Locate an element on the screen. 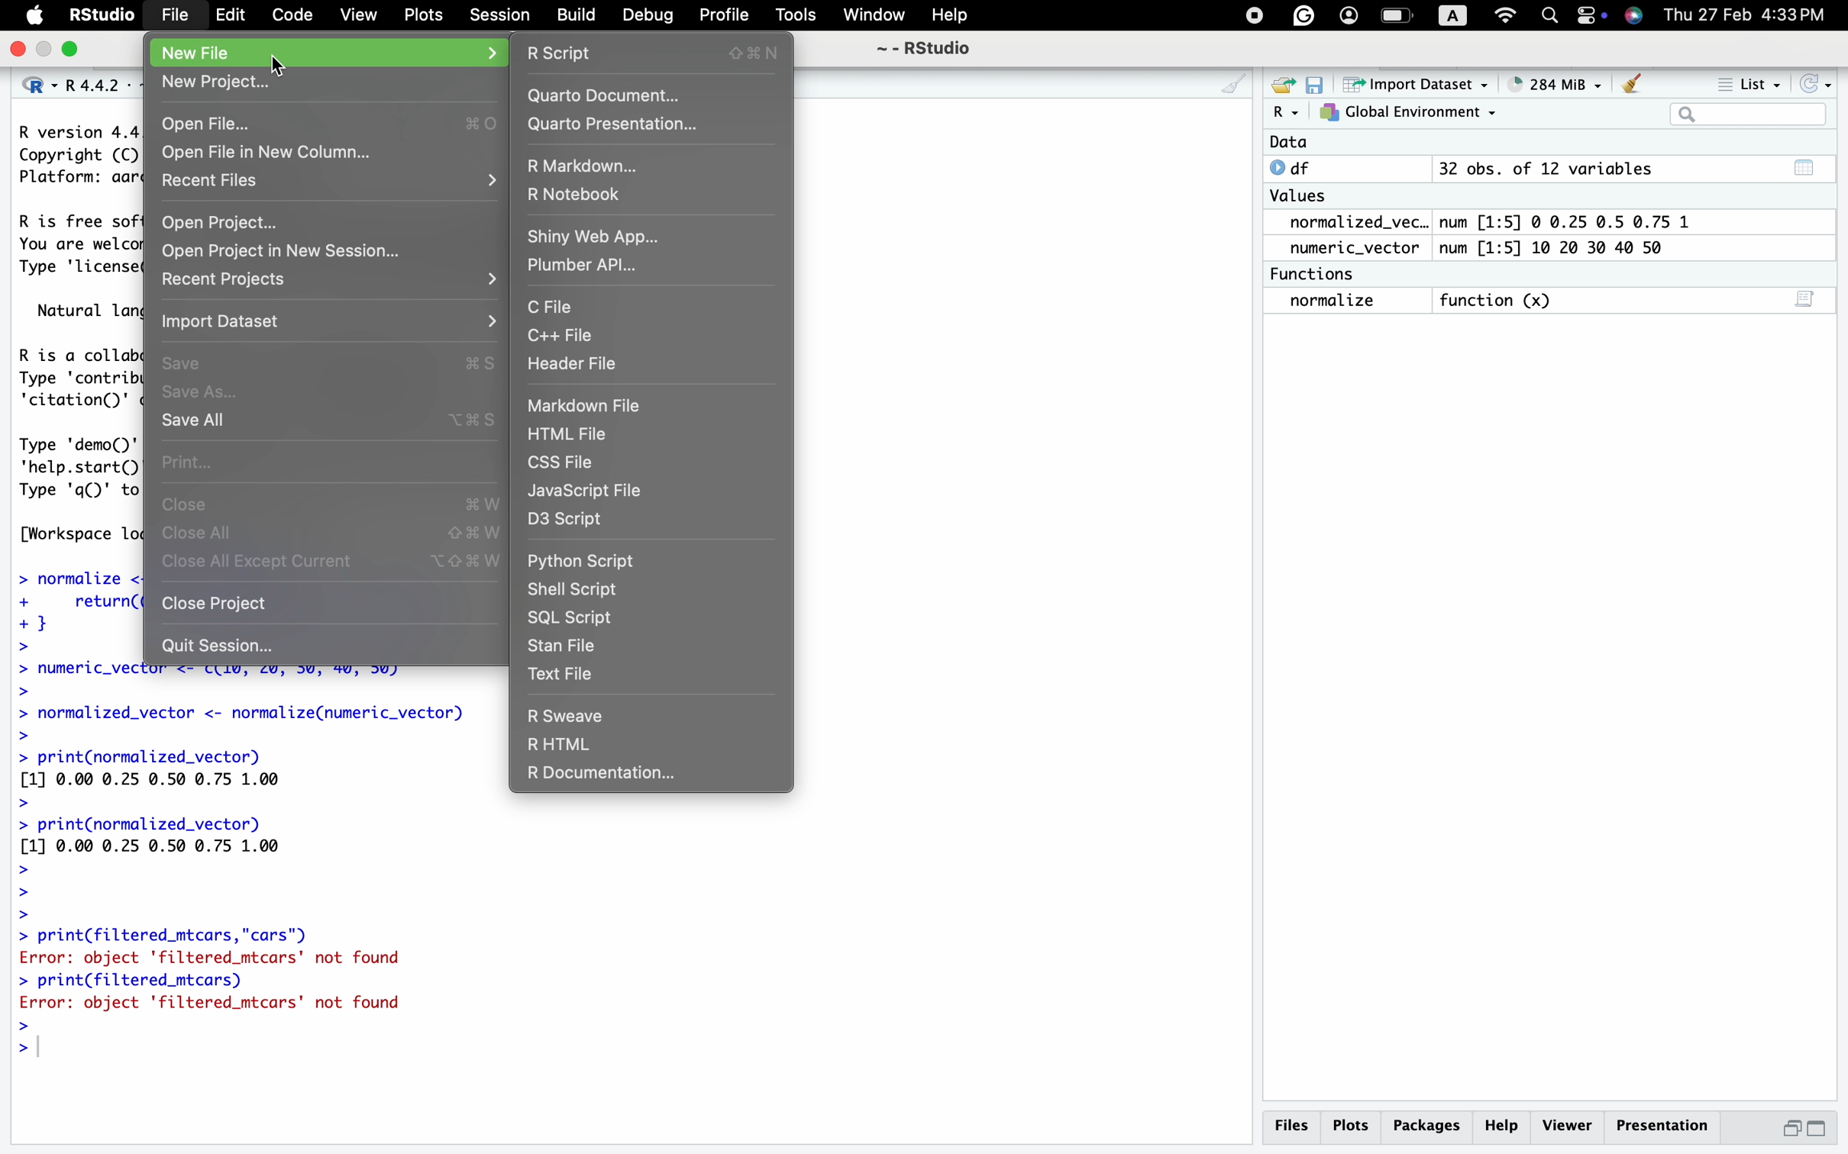 This screenshot has width=1848, height=1154. Quarto Presentation... is located at coordinates (619, 125).